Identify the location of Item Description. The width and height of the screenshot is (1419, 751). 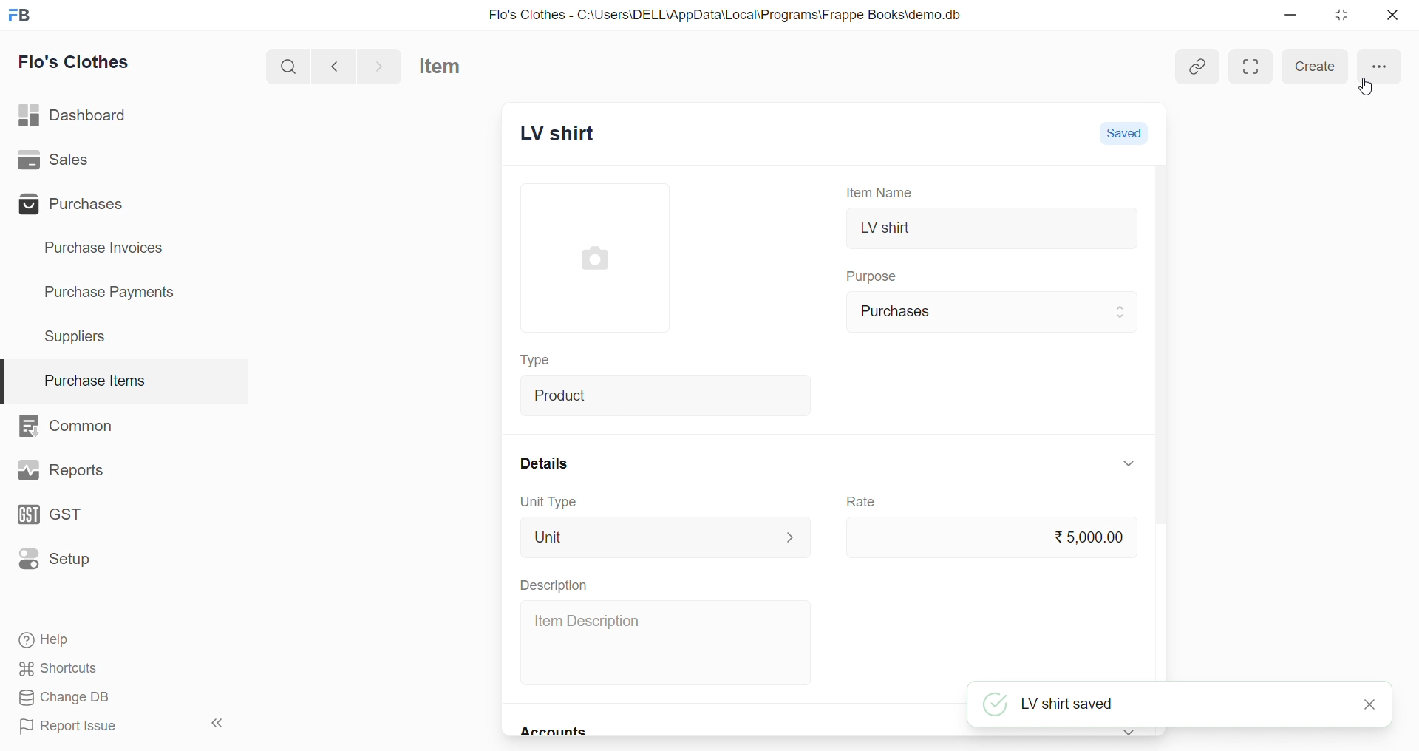
(669, 643).